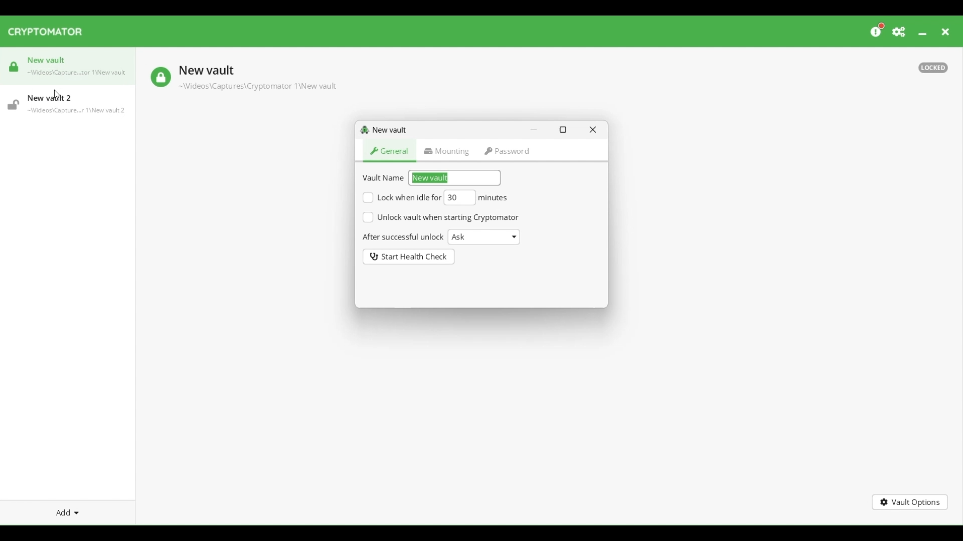 This screenshot has height=541, width=963. I want to click on Vault Name, so click(385, 177).